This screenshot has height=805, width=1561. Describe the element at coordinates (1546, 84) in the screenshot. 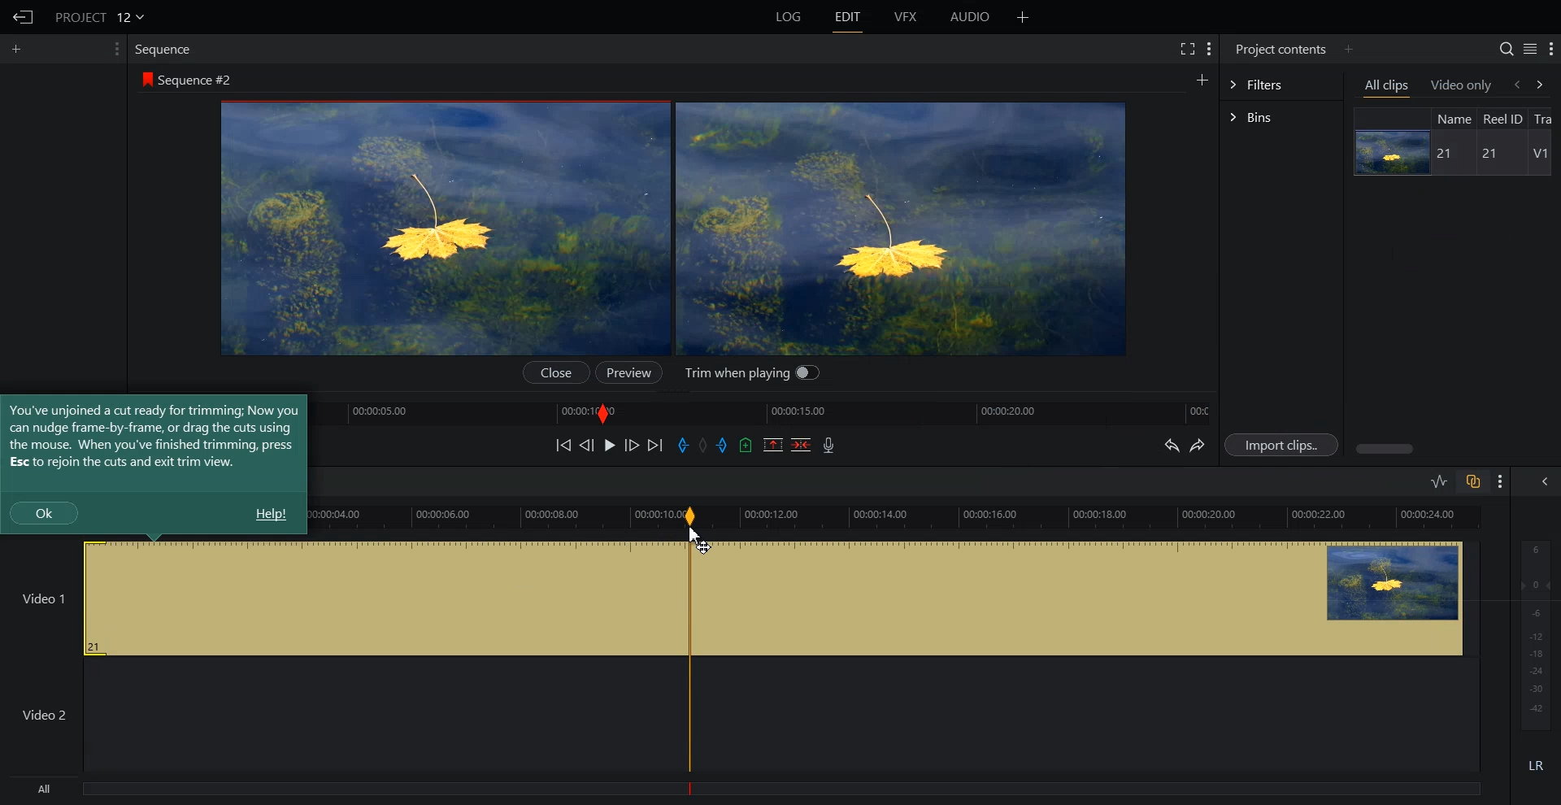

I see `forward` at that location.